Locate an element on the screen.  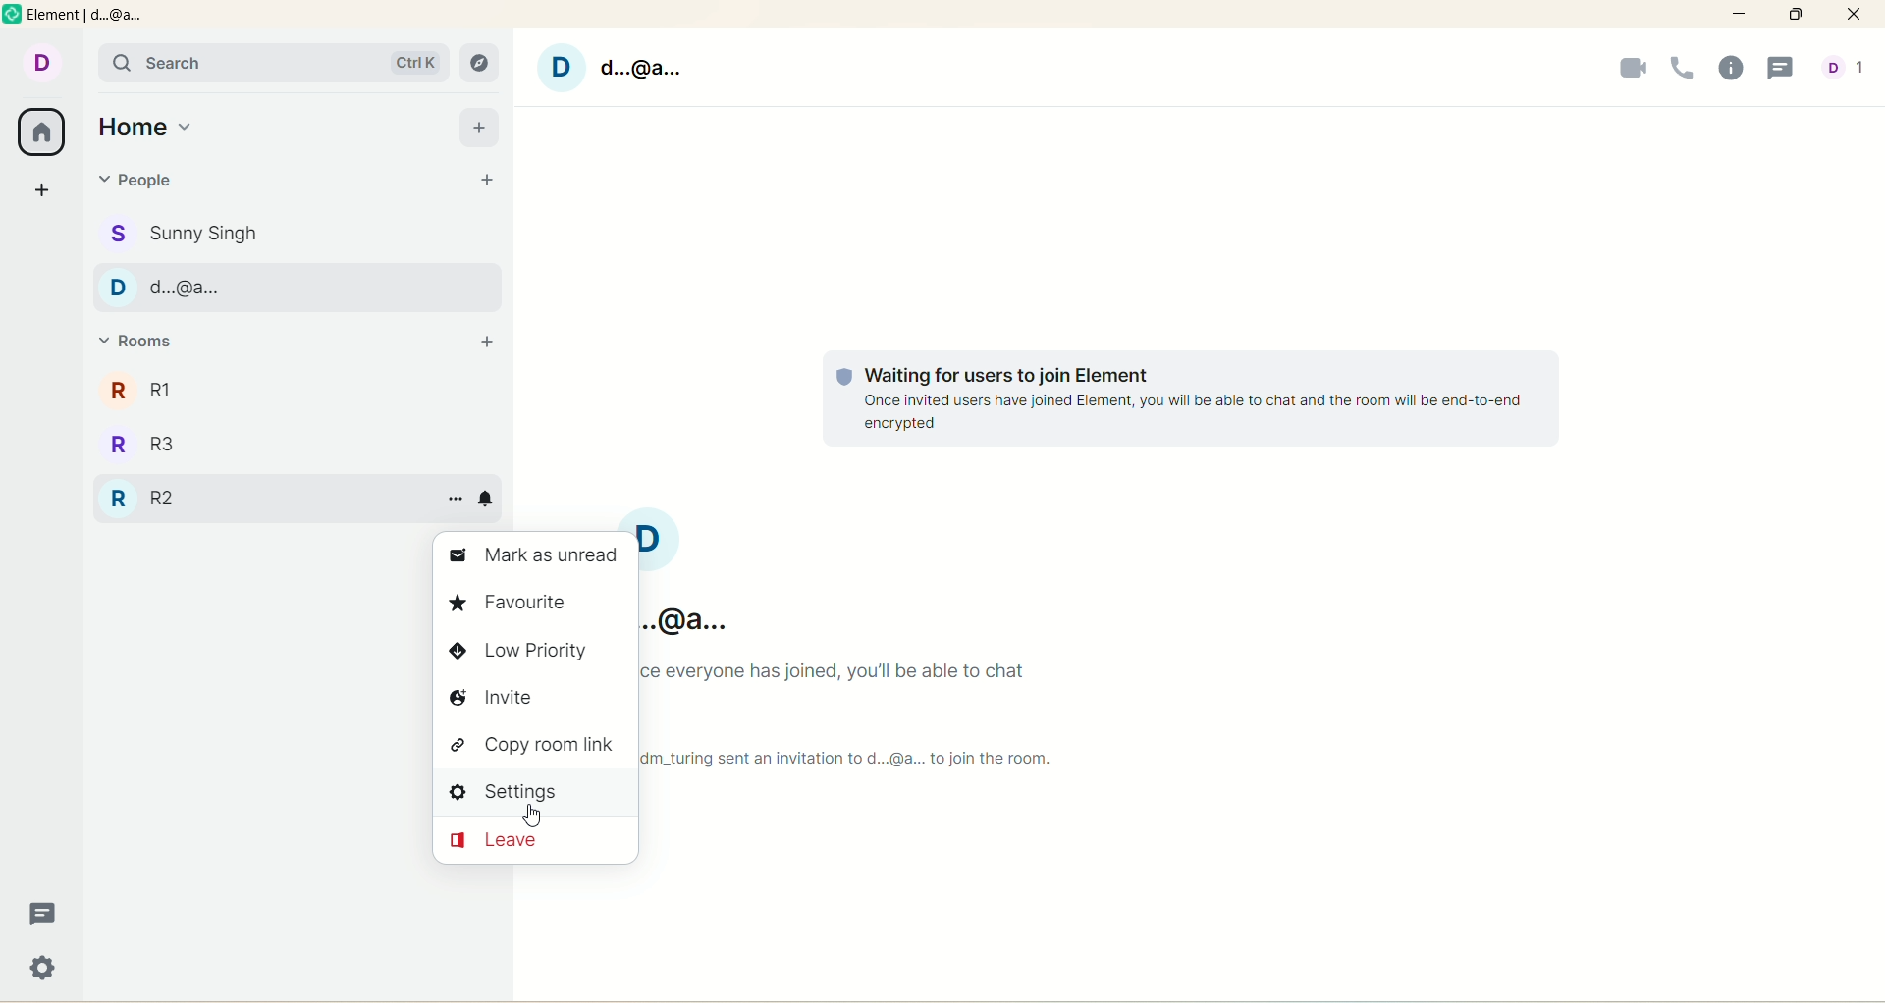
all rooms is located at coordinates (43, 132).